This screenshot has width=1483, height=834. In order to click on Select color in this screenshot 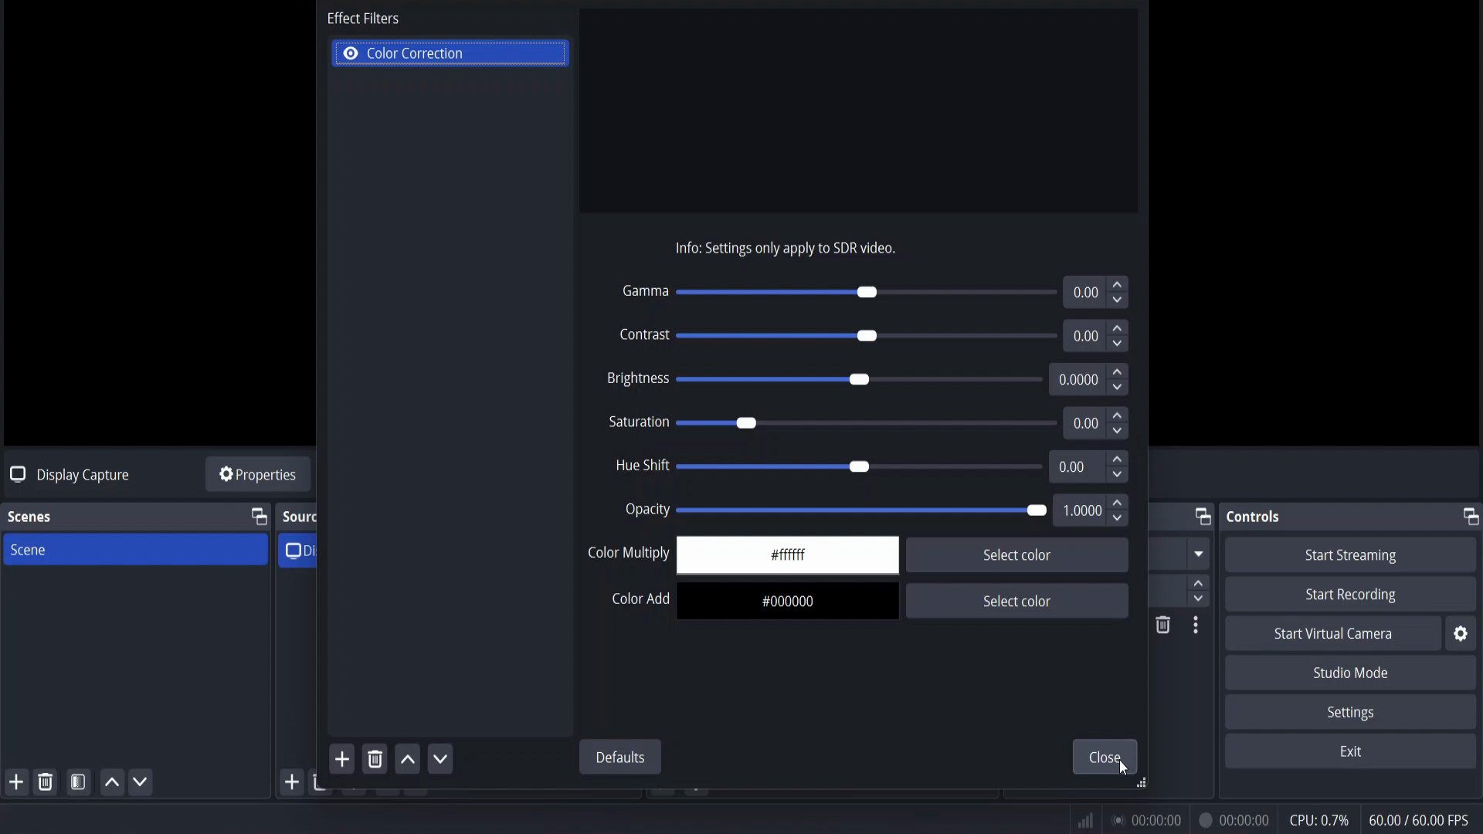, I will do `click(1013, 552)`.